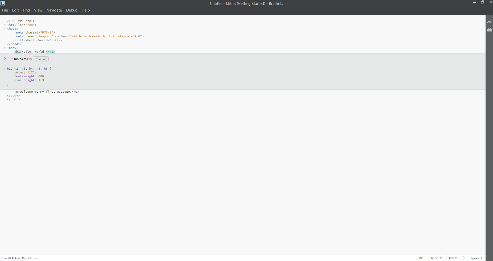 The height and width of the screenshot is (261, 493). Describe the element at coordinates (463, 257) in the screenshot. I see `linting` at that location.